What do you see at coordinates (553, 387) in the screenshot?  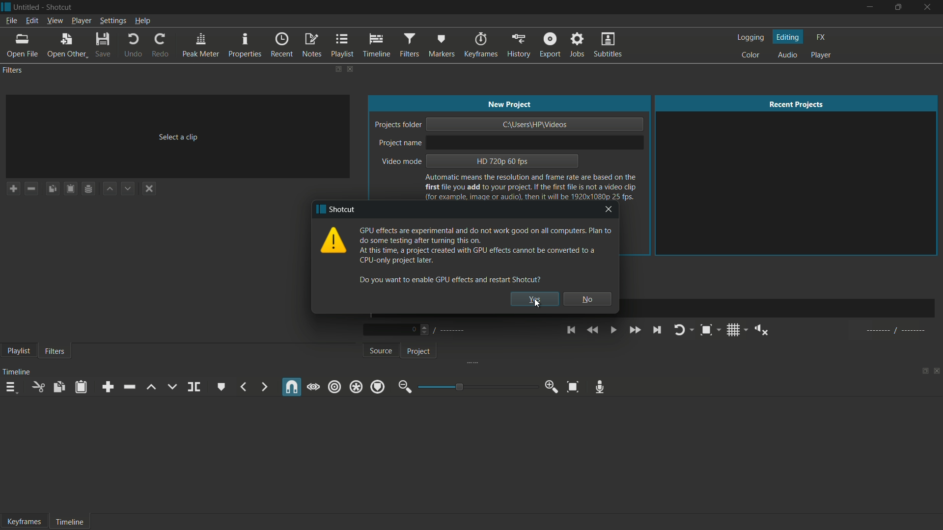 I see `zoom in` at bounding box center [553, 387].